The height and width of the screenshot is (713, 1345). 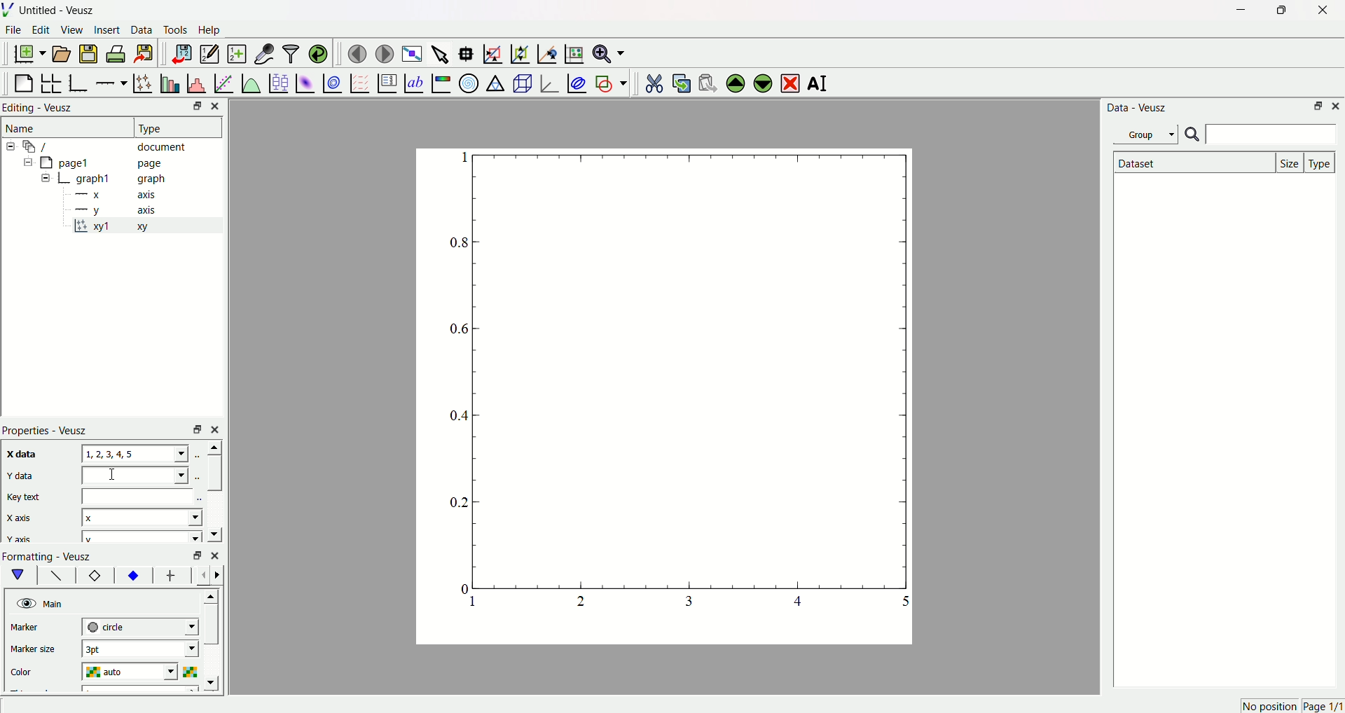 What do you see at coordinates (1148, 134) in the screenshot?
I see `Group` at bounding box center [1148, 134].